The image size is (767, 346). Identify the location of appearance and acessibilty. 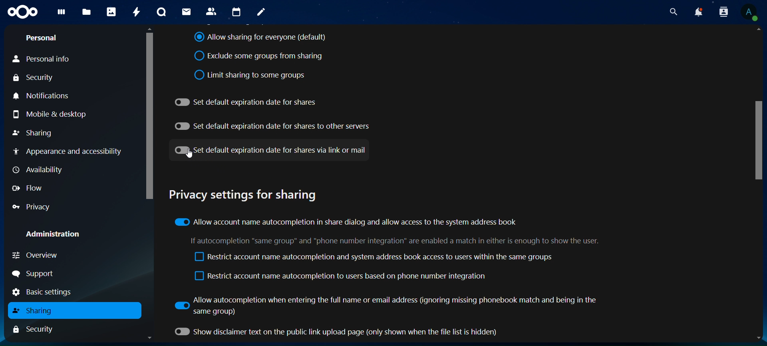
(69, 150).